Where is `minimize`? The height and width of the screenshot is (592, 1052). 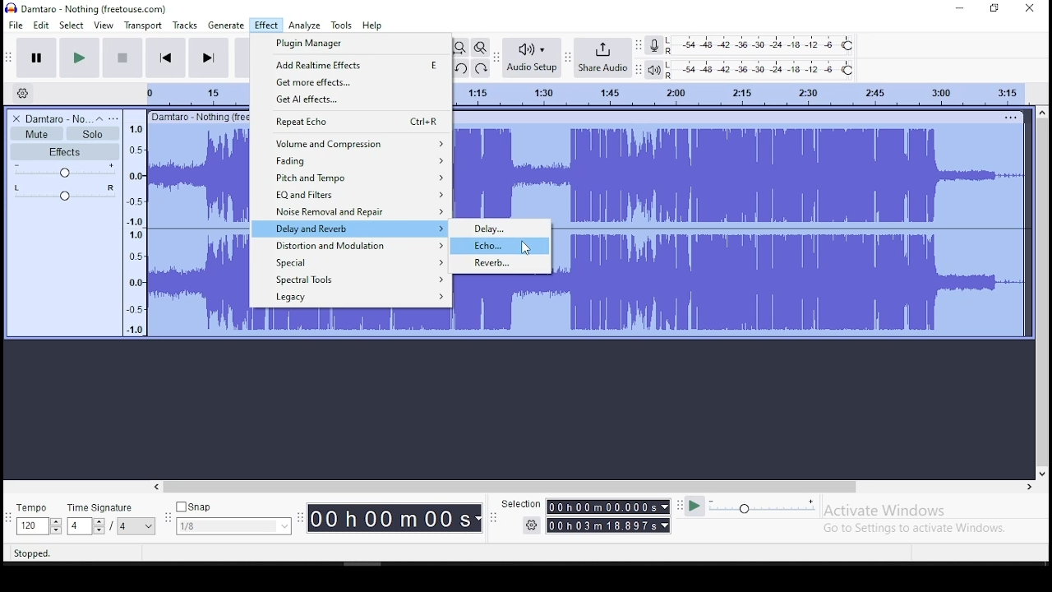
minimize is located at coordinates (960, 8).